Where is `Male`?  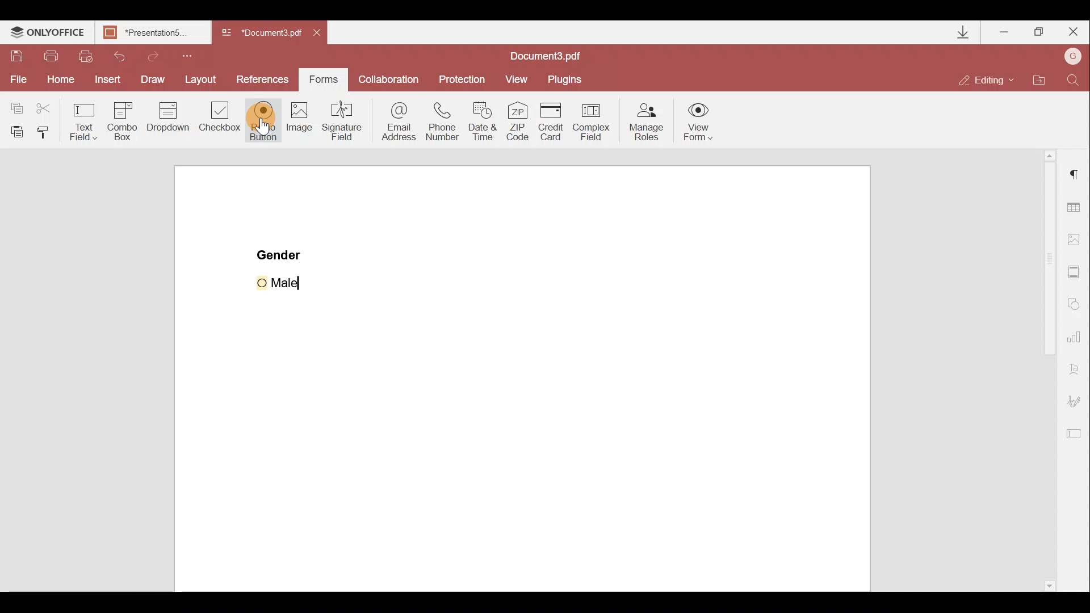 Male is located at coordinates (294, 281).